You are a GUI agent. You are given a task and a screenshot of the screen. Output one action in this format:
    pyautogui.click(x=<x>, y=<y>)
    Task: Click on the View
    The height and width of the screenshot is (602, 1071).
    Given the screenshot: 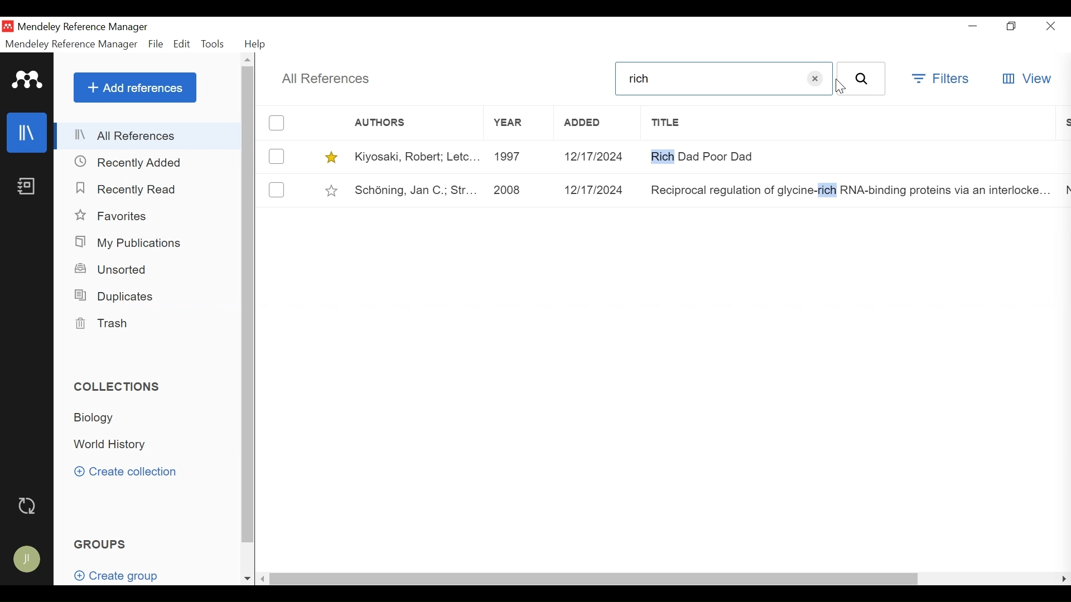 What is the action you would take?
    pyautogui.click(x=1027, y=79)
    